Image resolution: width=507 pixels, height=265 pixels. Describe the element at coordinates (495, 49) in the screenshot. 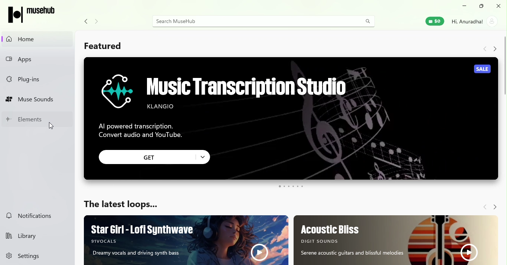

I see `Navigate forward` at that location.